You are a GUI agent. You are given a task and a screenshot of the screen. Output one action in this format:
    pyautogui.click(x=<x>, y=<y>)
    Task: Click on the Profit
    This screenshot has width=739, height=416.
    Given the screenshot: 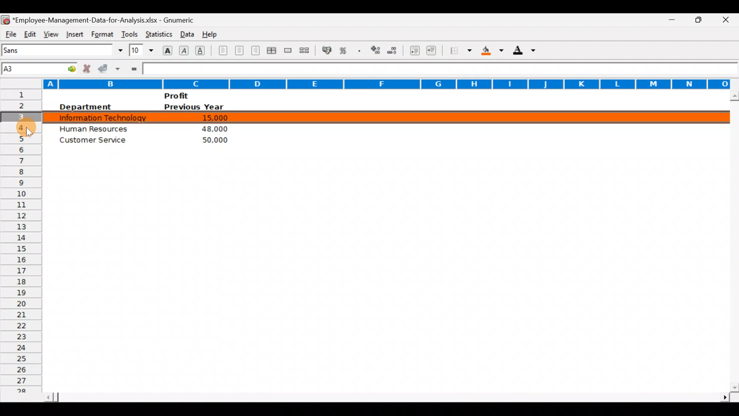 What is the action you would take?
    pyautogui.click(x=191, y=96)
    